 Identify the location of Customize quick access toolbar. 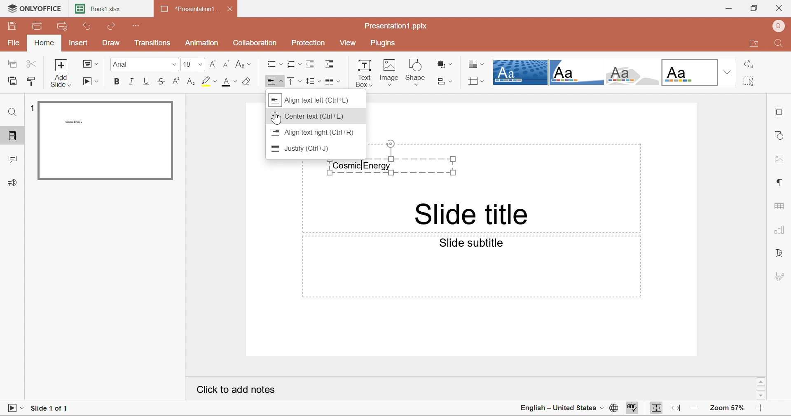
(137, 26).